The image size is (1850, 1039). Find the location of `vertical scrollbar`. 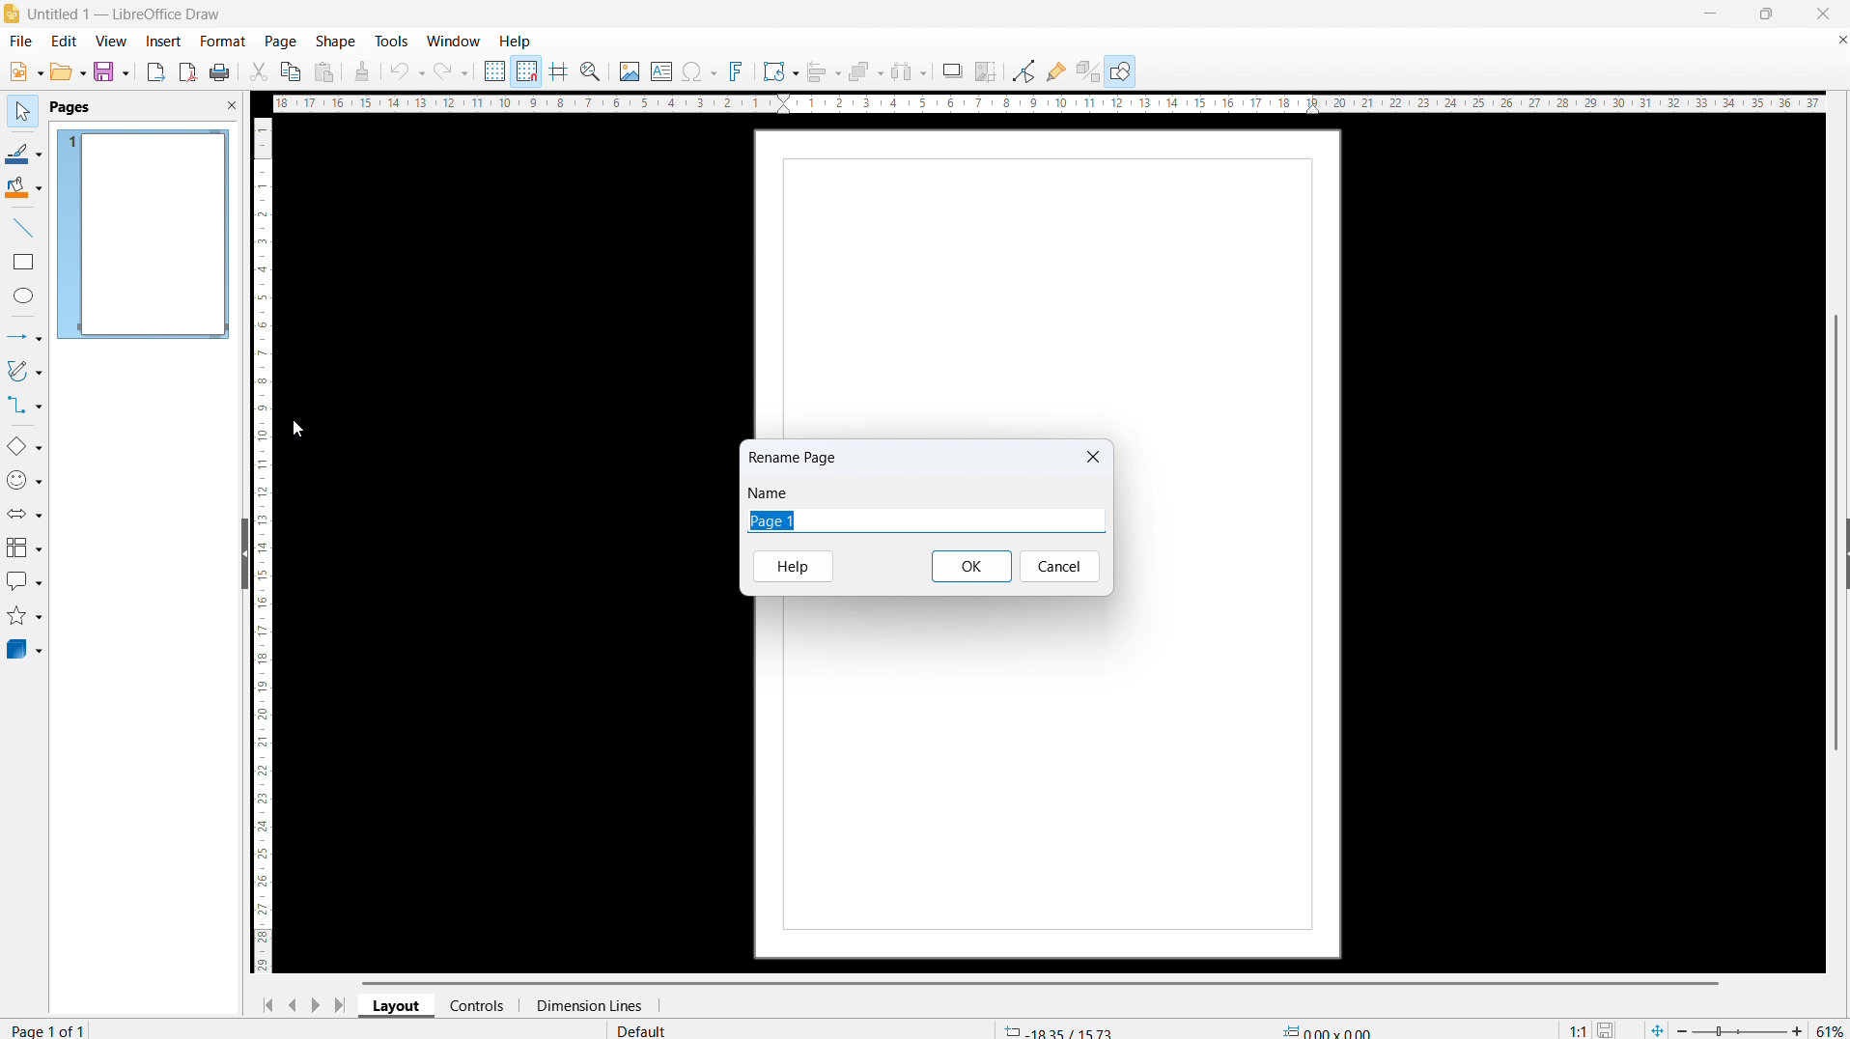

vertical scrollbar is located at coordinates (1836, 403).